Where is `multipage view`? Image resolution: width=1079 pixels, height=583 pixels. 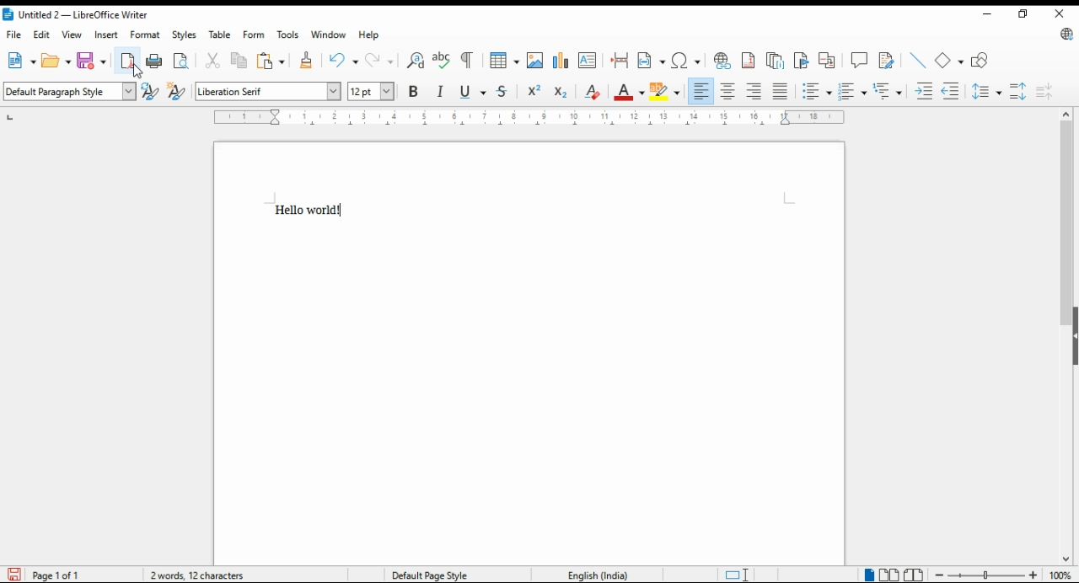 multipage view is located at coordinates (890, 575).